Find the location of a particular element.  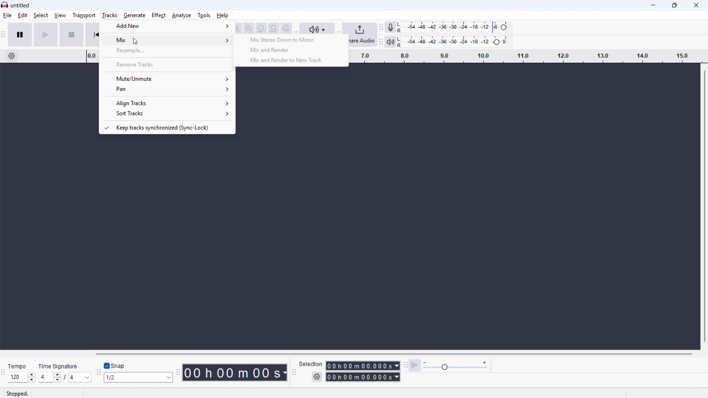

Play back speed  is located at coordinates (455, 366).